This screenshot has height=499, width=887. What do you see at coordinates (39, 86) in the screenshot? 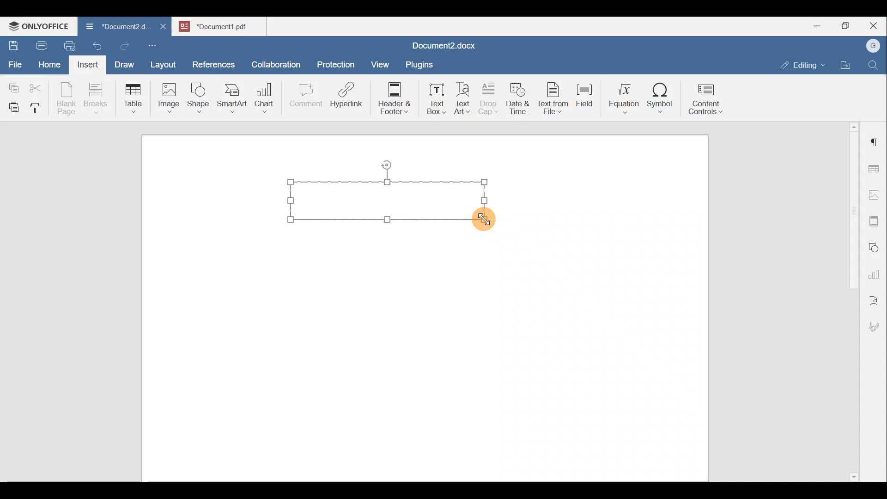
I see `Cut` at bounding box center [39, 86].